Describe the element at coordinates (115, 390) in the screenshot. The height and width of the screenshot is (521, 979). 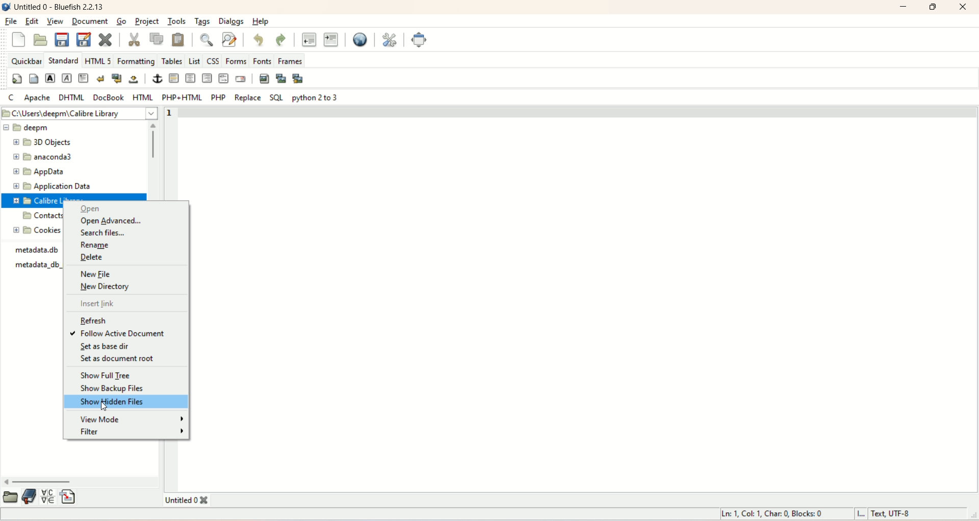
I see `show backup files` at that location.